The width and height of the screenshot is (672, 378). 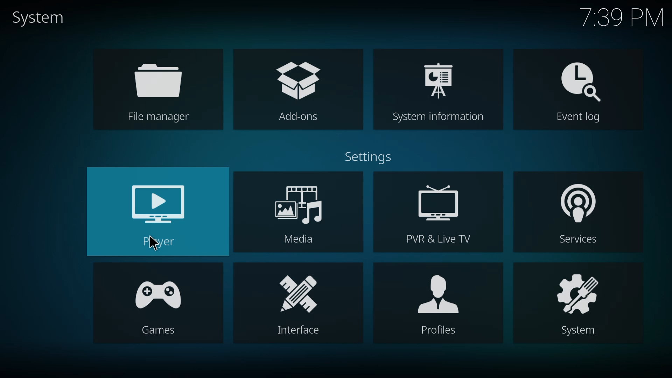 I want to click on services, so click(x=581, y=212).